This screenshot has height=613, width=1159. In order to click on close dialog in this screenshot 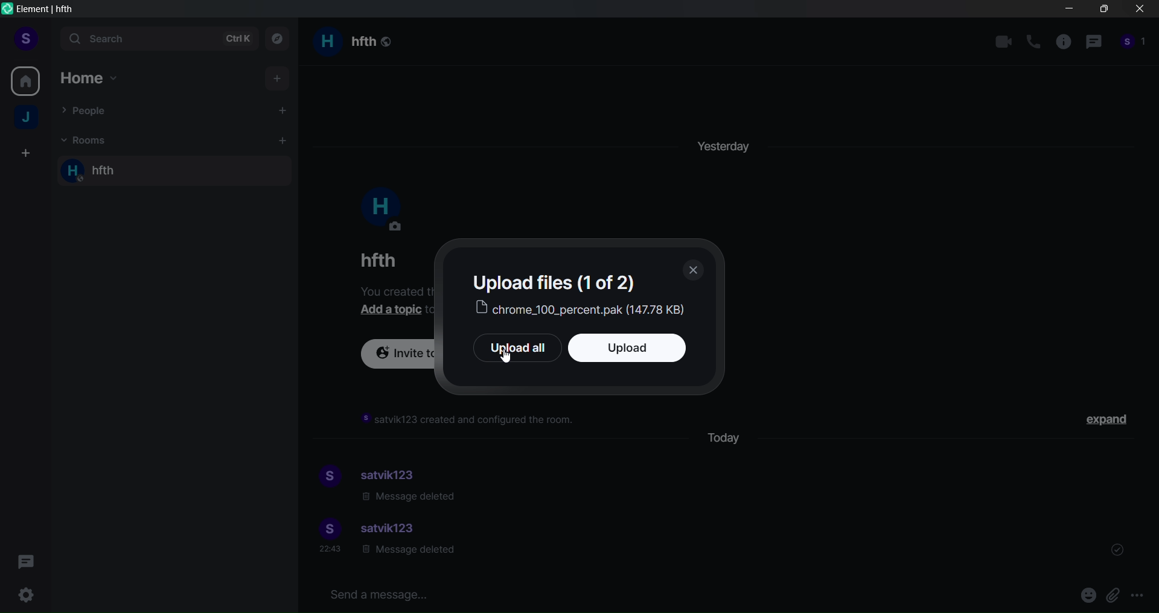, I will do `click(695, 270)`.